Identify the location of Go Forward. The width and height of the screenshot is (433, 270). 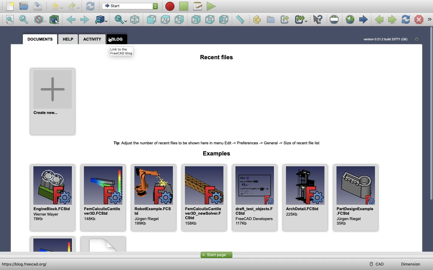
(84, 19).